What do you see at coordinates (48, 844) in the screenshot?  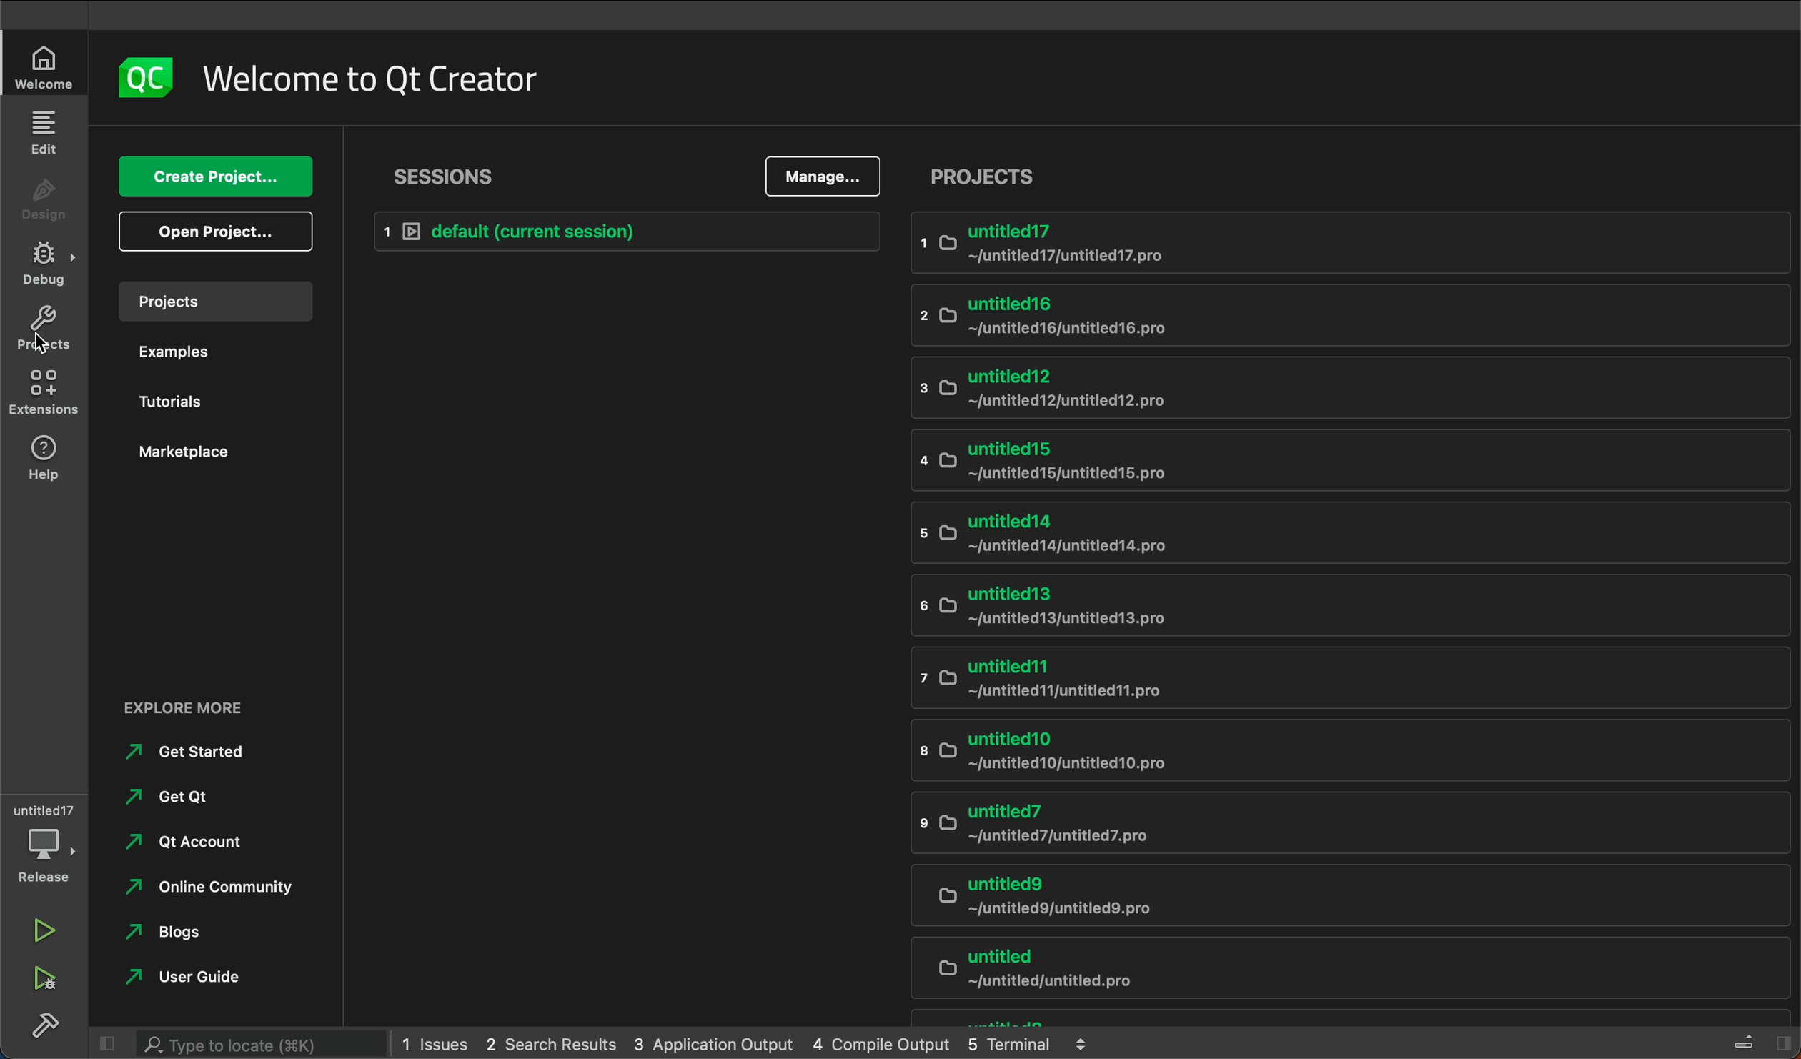 I see `debugger` at bounding box center [48, 844].